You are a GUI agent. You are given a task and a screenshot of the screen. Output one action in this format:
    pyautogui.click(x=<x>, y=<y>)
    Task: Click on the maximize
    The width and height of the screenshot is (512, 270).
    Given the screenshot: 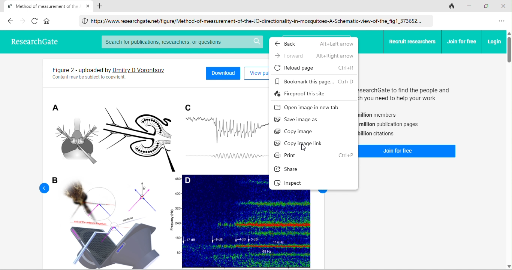 What is the action you would take?
    pyautogui.click(x=488, y=6)
    